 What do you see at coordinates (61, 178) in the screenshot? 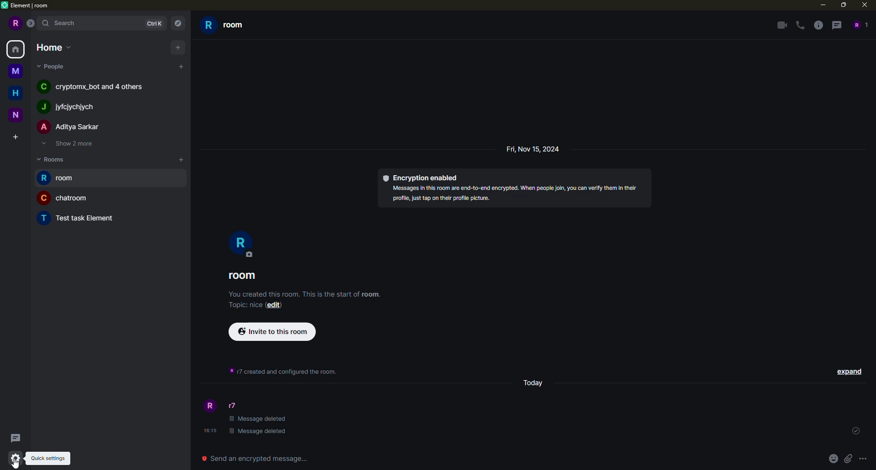
I see `room` at bounding box center [61, 178].